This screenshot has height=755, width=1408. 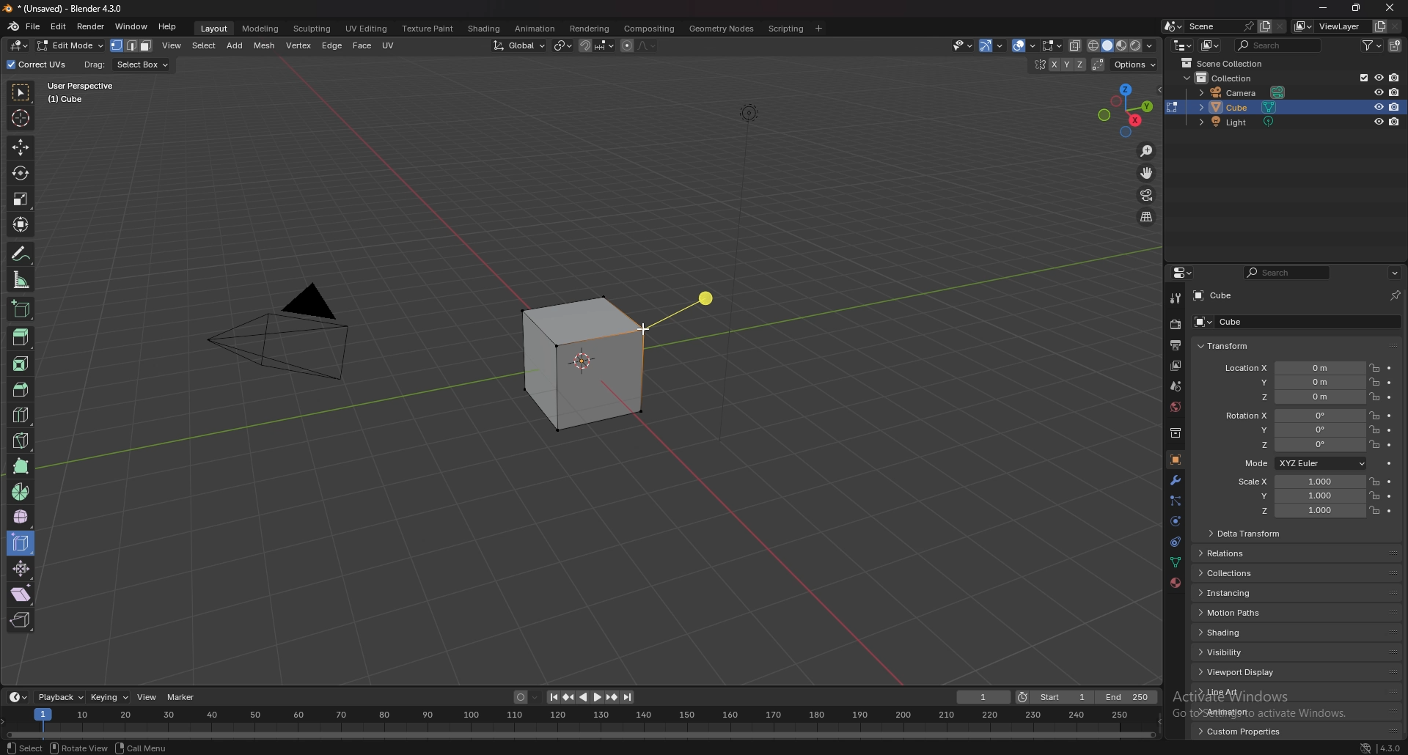 I want to click on tool, so click(x=1176, y=298).